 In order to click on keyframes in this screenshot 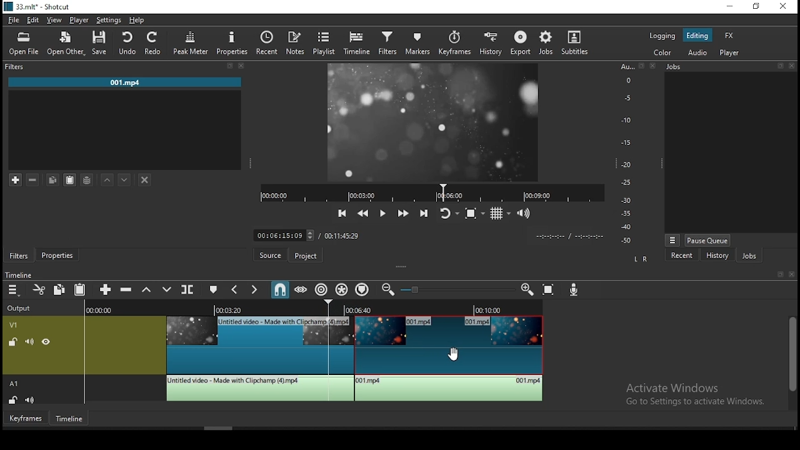, I will do `click(454, 42)`.